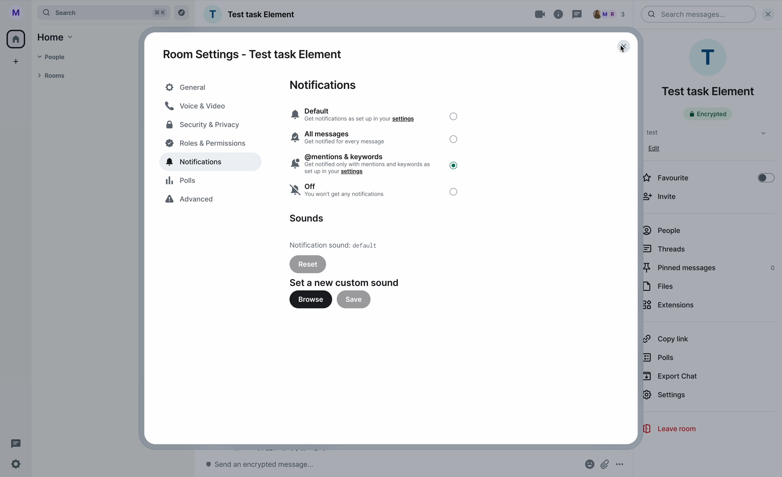 The image size is (782, 477). Describe the element at coordinates (624, 47) in the screenshot. I see `close` at that location.